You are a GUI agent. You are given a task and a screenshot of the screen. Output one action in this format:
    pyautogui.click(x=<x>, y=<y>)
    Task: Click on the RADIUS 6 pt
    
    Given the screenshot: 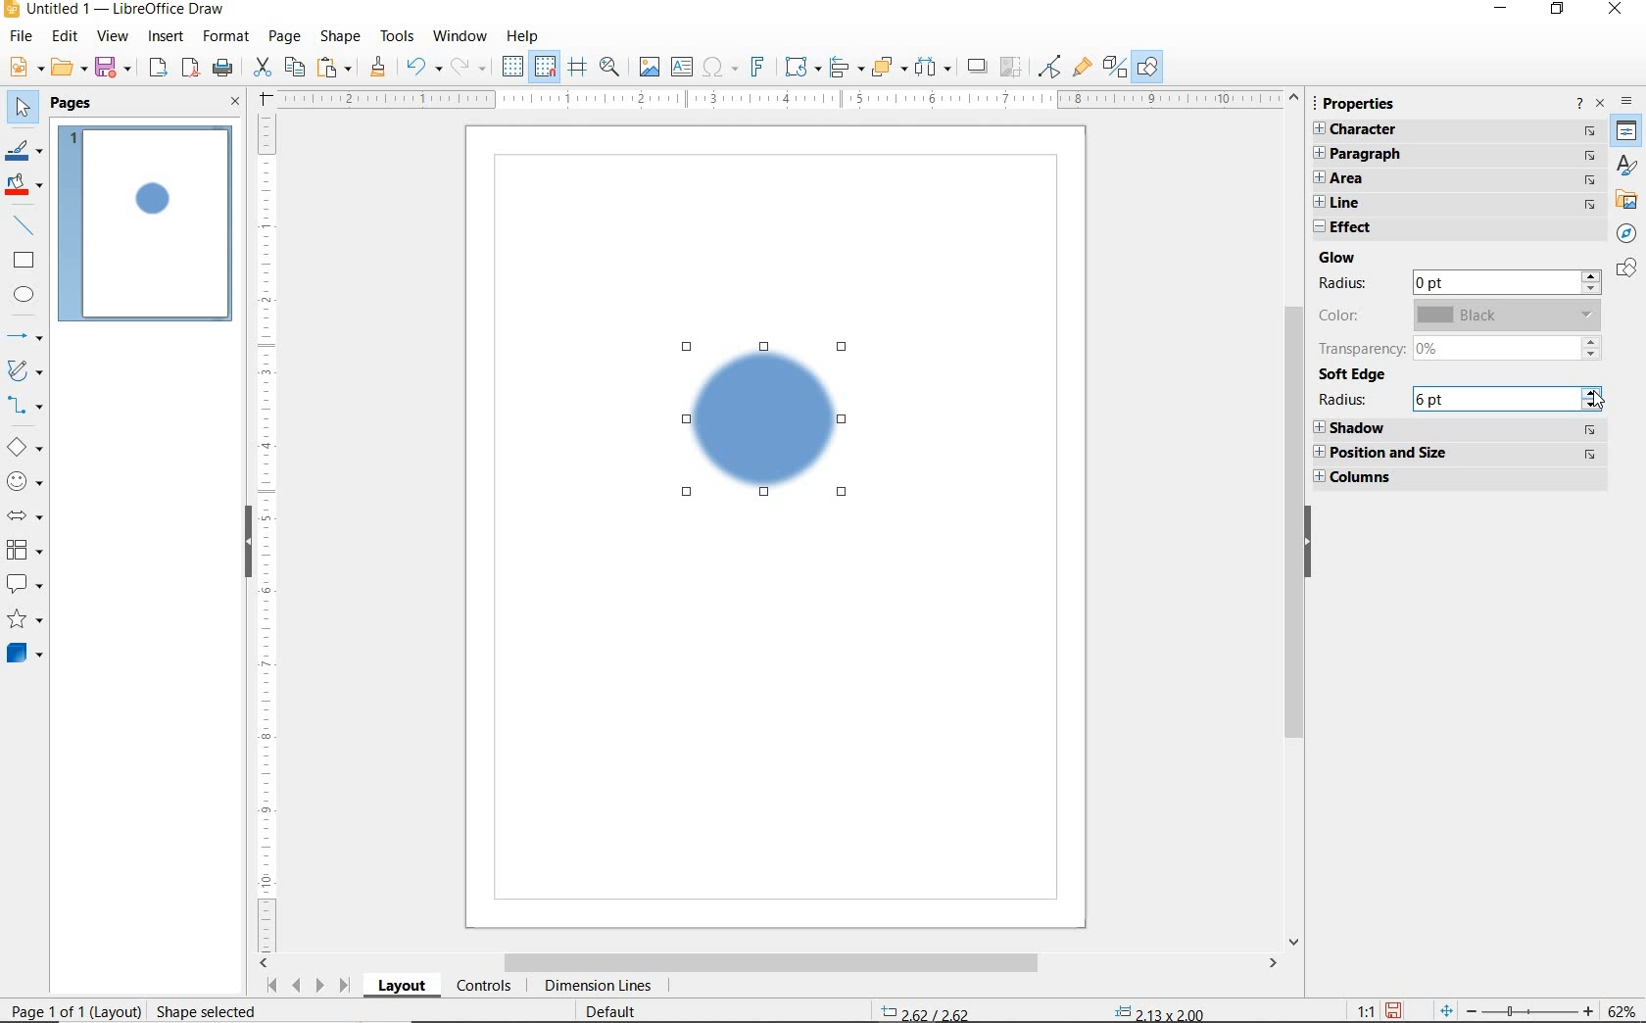 What is the action you would take?
    pyautogui.click(x=1444, y=399)
    